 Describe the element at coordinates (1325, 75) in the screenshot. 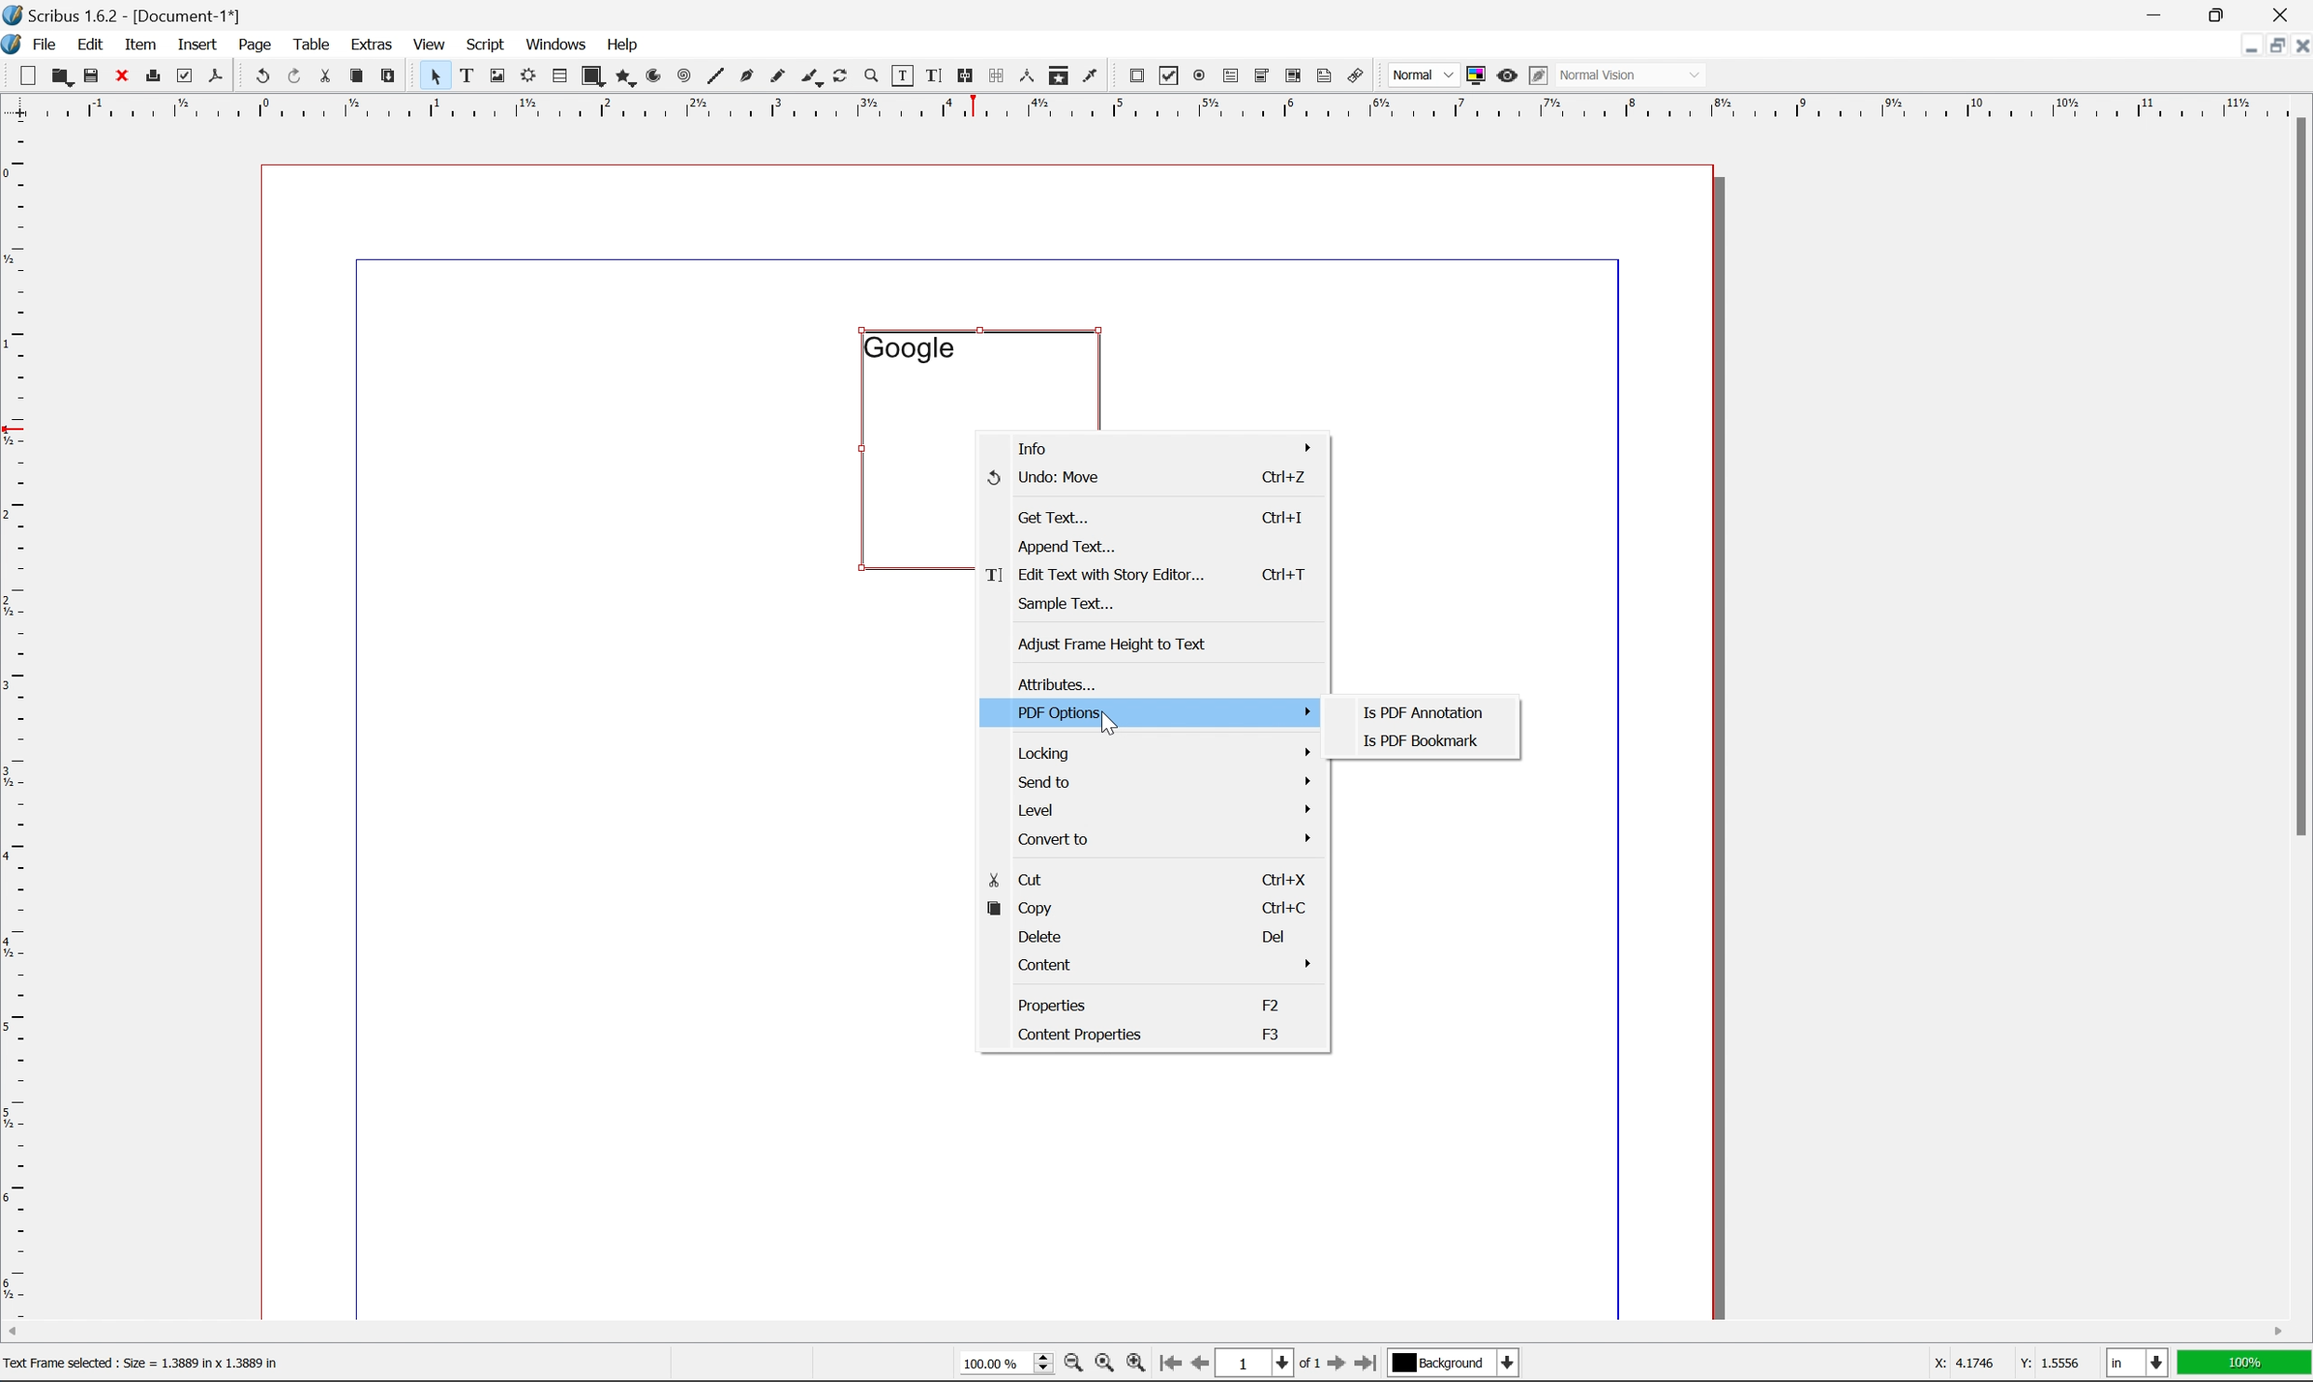

I see `text annotation` at that location.